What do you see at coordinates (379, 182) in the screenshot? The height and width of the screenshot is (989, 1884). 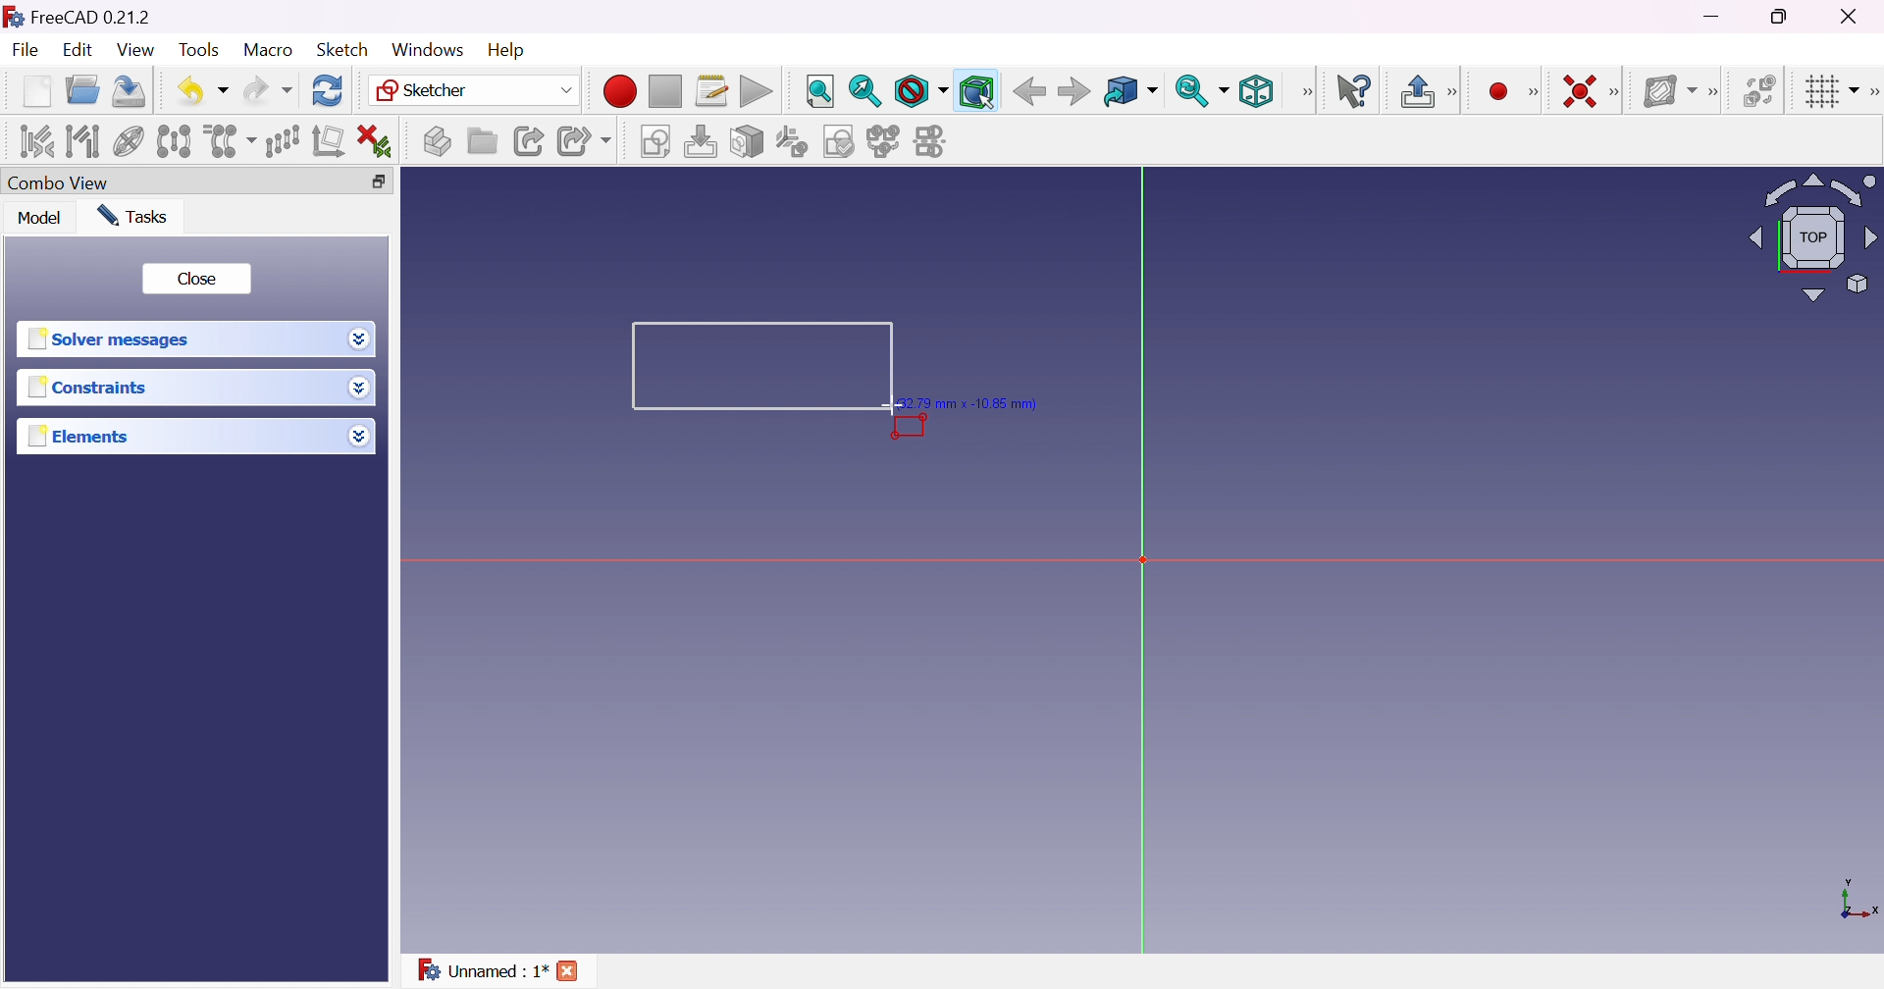 I see `Restore down` at bounding box center [379, 182].